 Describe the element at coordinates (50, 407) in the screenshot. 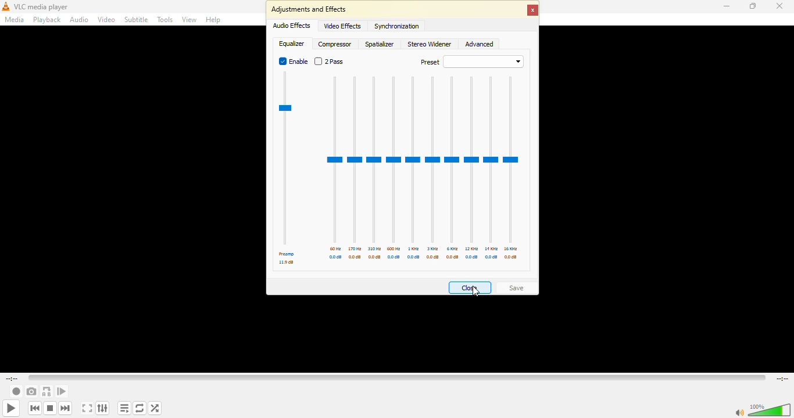

I see `stop playback` at that location.